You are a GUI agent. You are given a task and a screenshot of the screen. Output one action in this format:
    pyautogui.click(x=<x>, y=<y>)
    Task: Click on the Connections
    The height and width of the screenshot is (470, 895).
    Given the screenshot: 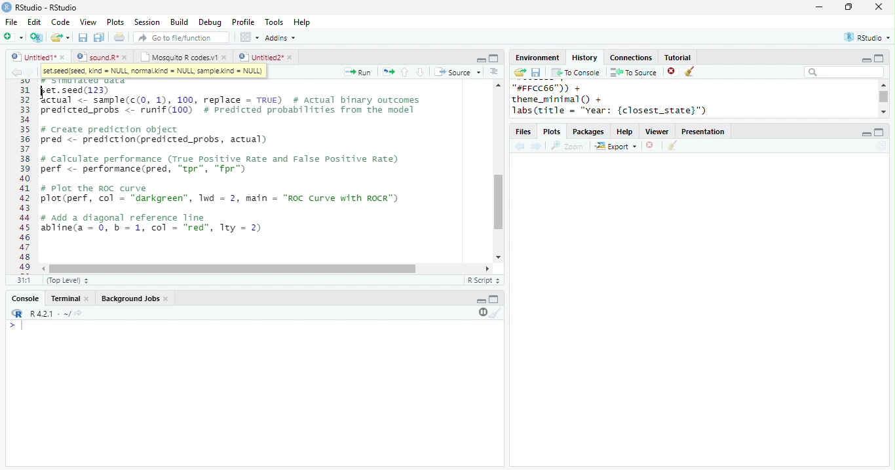 What is the action you would take?
    pyautogui.click(x=630, y=58)
    